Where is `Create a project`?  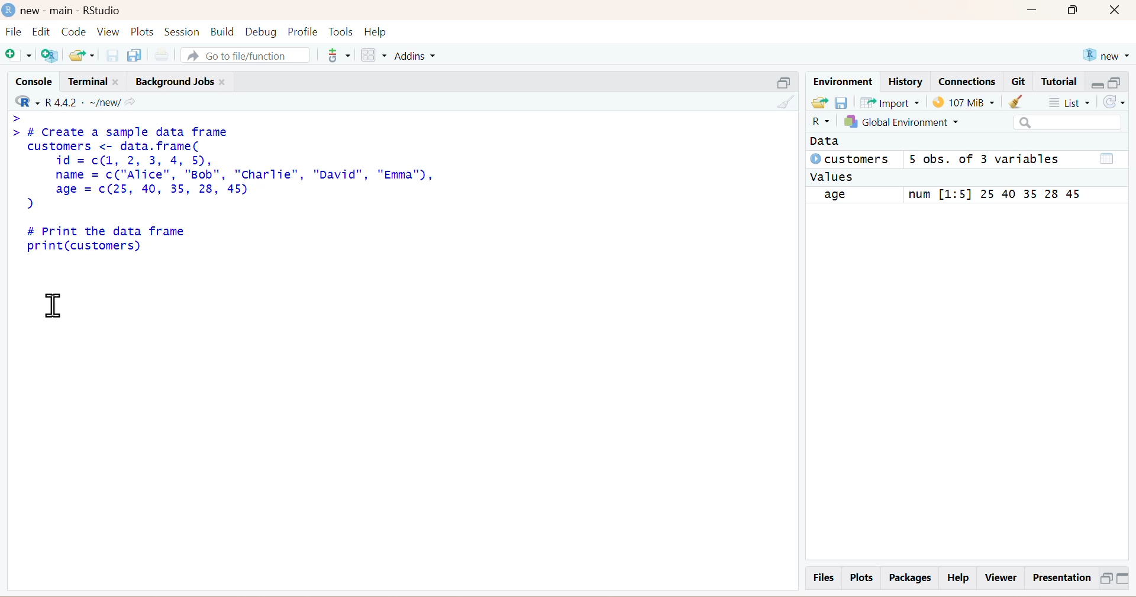
Create a project is located at coordinates (53, 54).